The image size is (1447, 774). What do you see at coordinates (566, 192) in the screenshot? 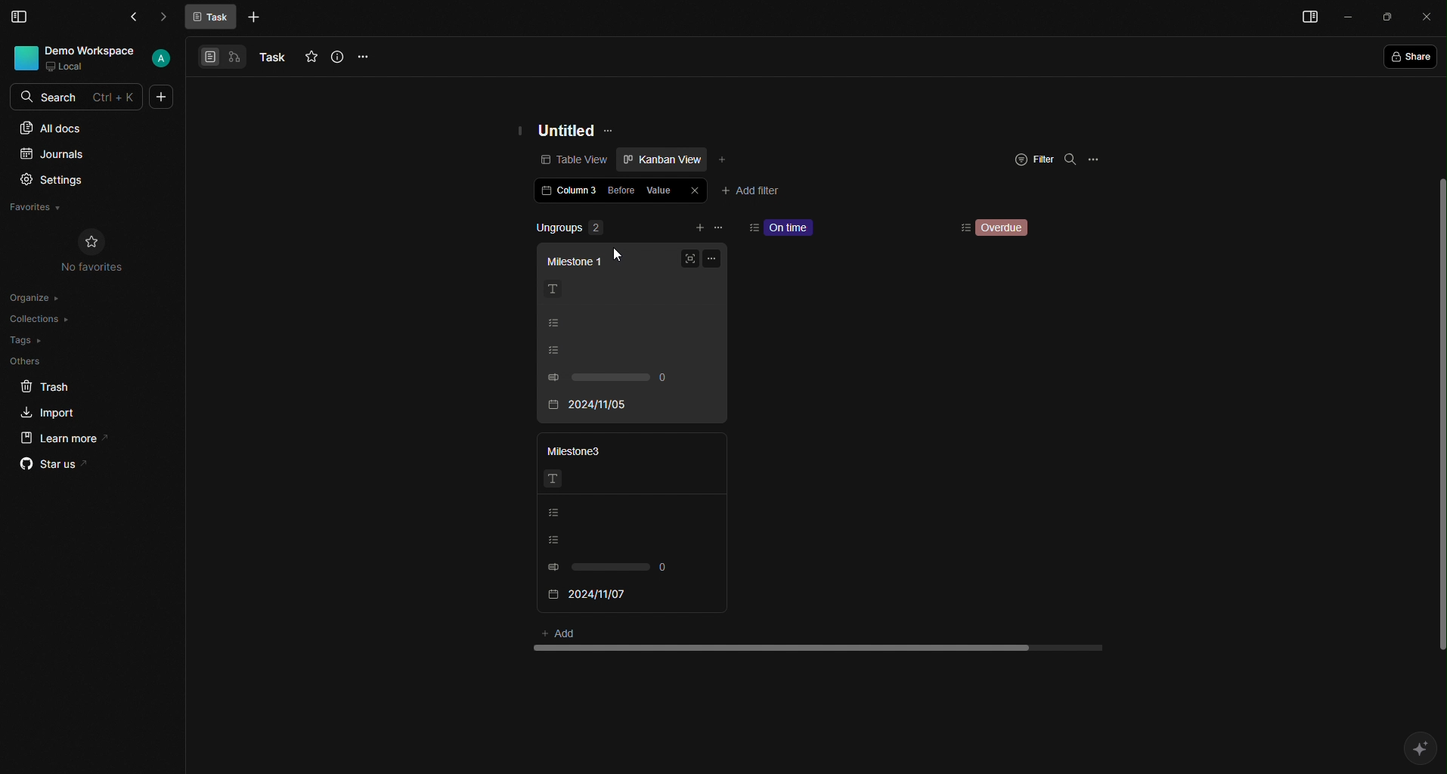
I see `Column 3` at bounding box center [566, 192].